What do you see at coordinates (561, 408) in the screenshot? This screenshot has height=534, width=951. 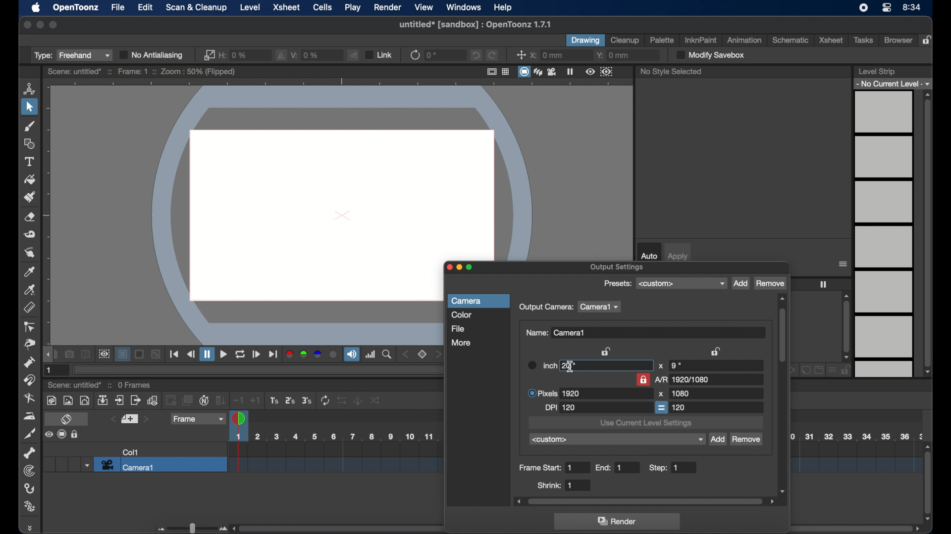 I see `dpi` at bounding box center [561, 408].